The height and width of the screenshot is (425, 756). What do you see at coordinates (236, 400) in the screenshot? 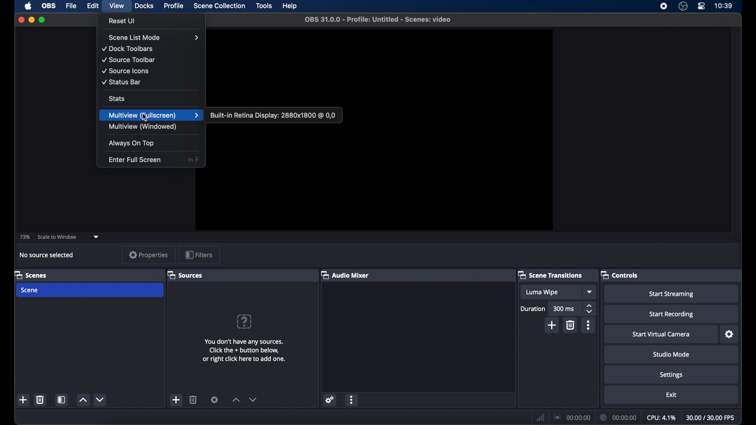
I see `increment` at bounding box center [236, 400].